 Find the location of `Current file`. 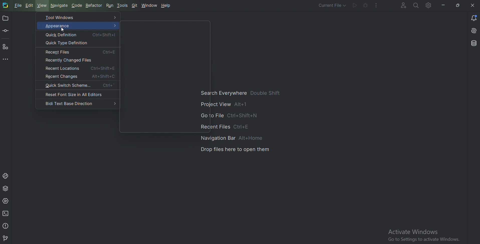

Current file is located at coordinates (328, 5).